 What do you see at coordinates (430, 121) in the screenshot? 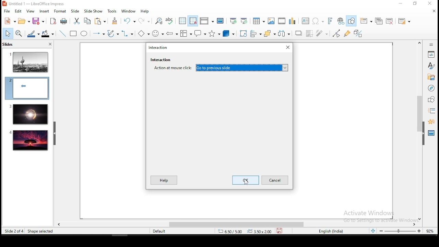
I see `animation` at bounding box center [430, 121].